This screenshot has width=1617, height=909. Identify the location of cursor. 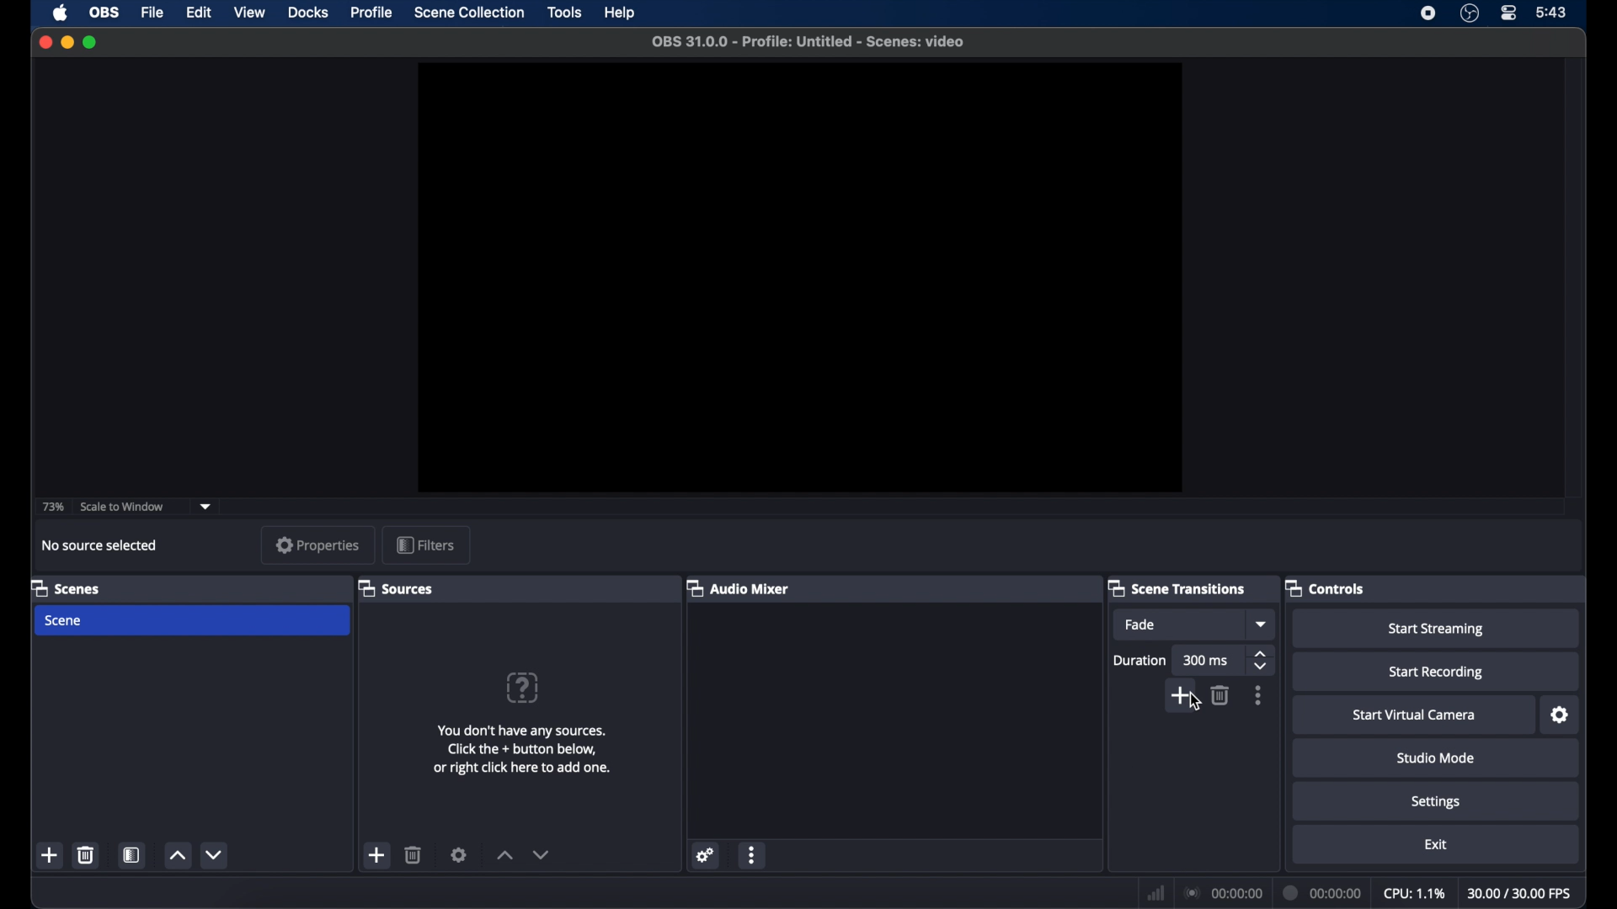
(1195, 704).